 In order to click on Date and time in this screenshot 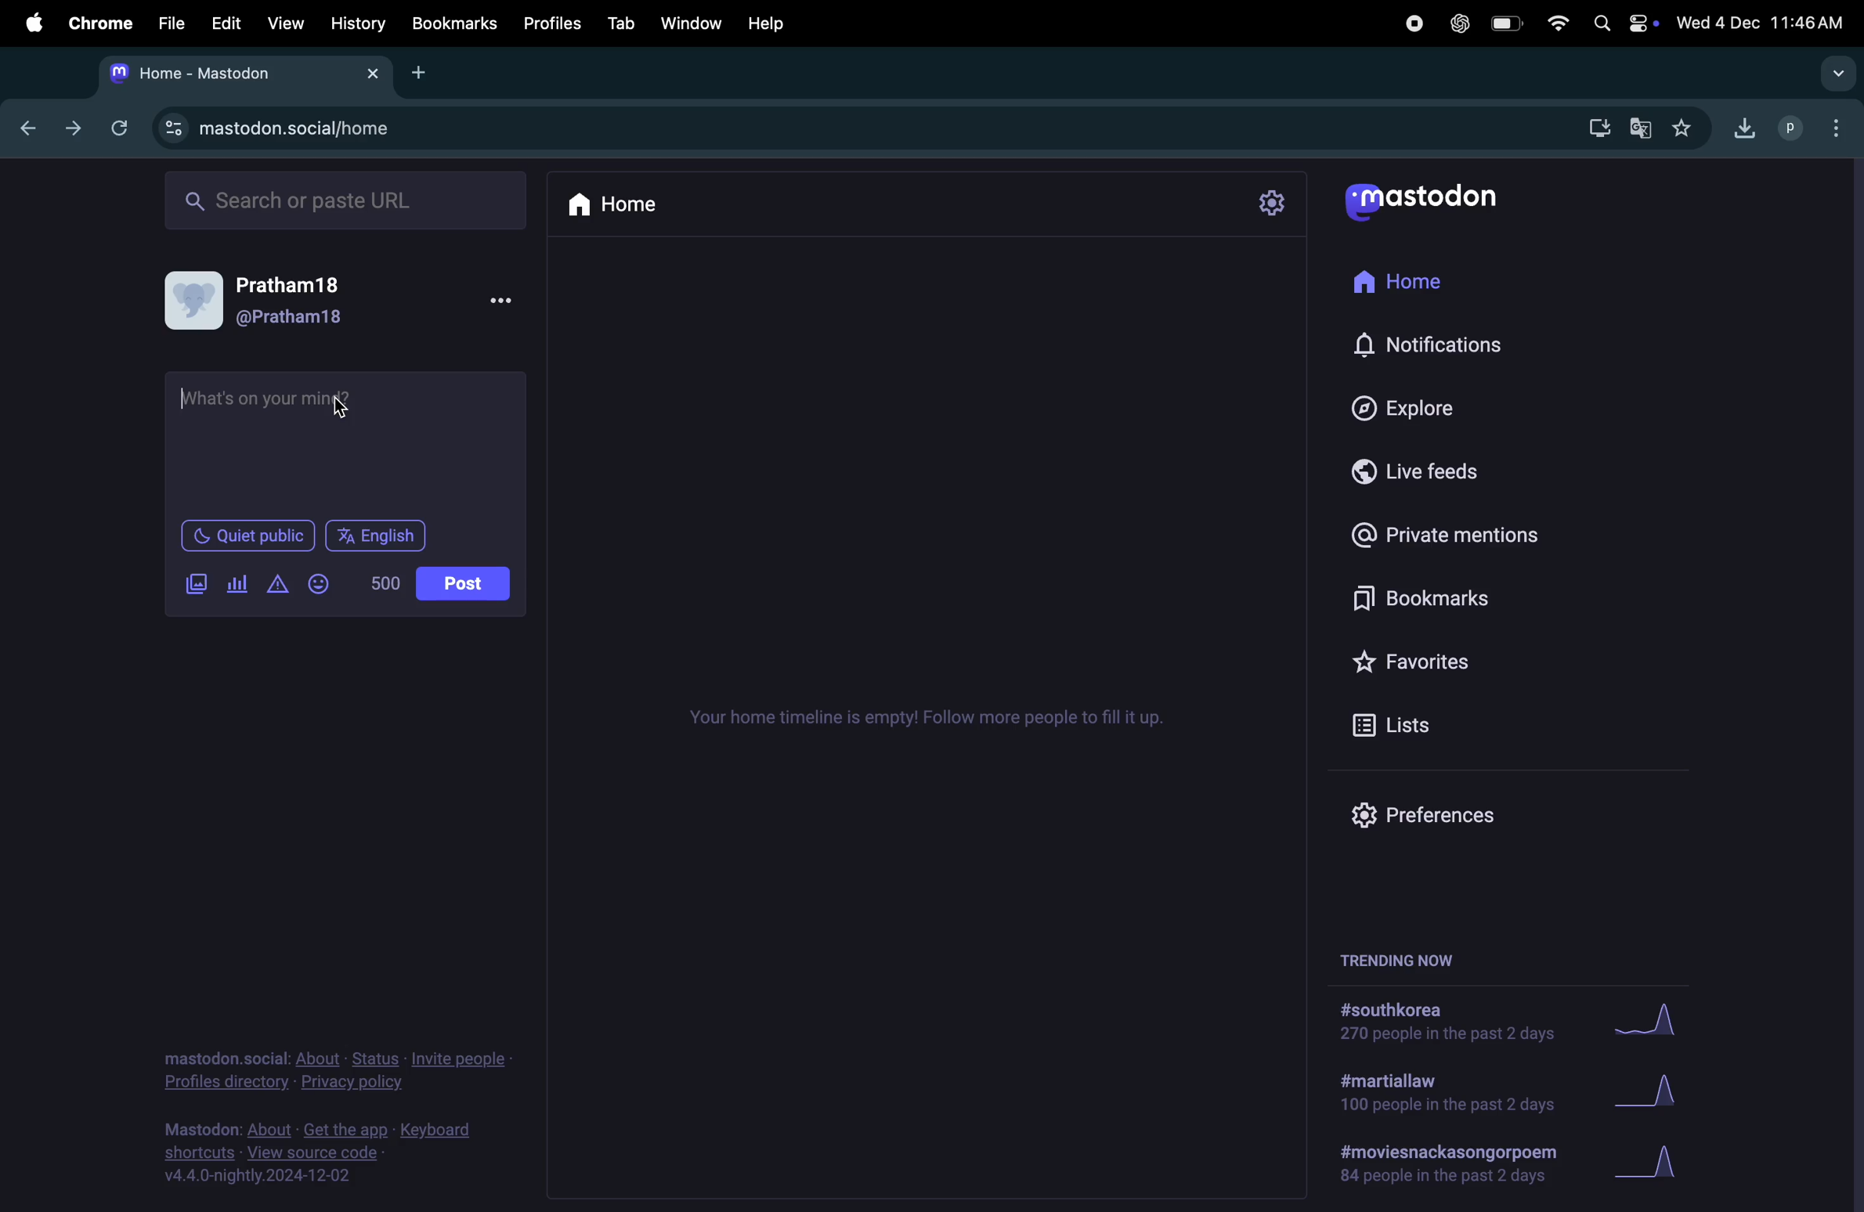, I will do `click(1762, 19)`.